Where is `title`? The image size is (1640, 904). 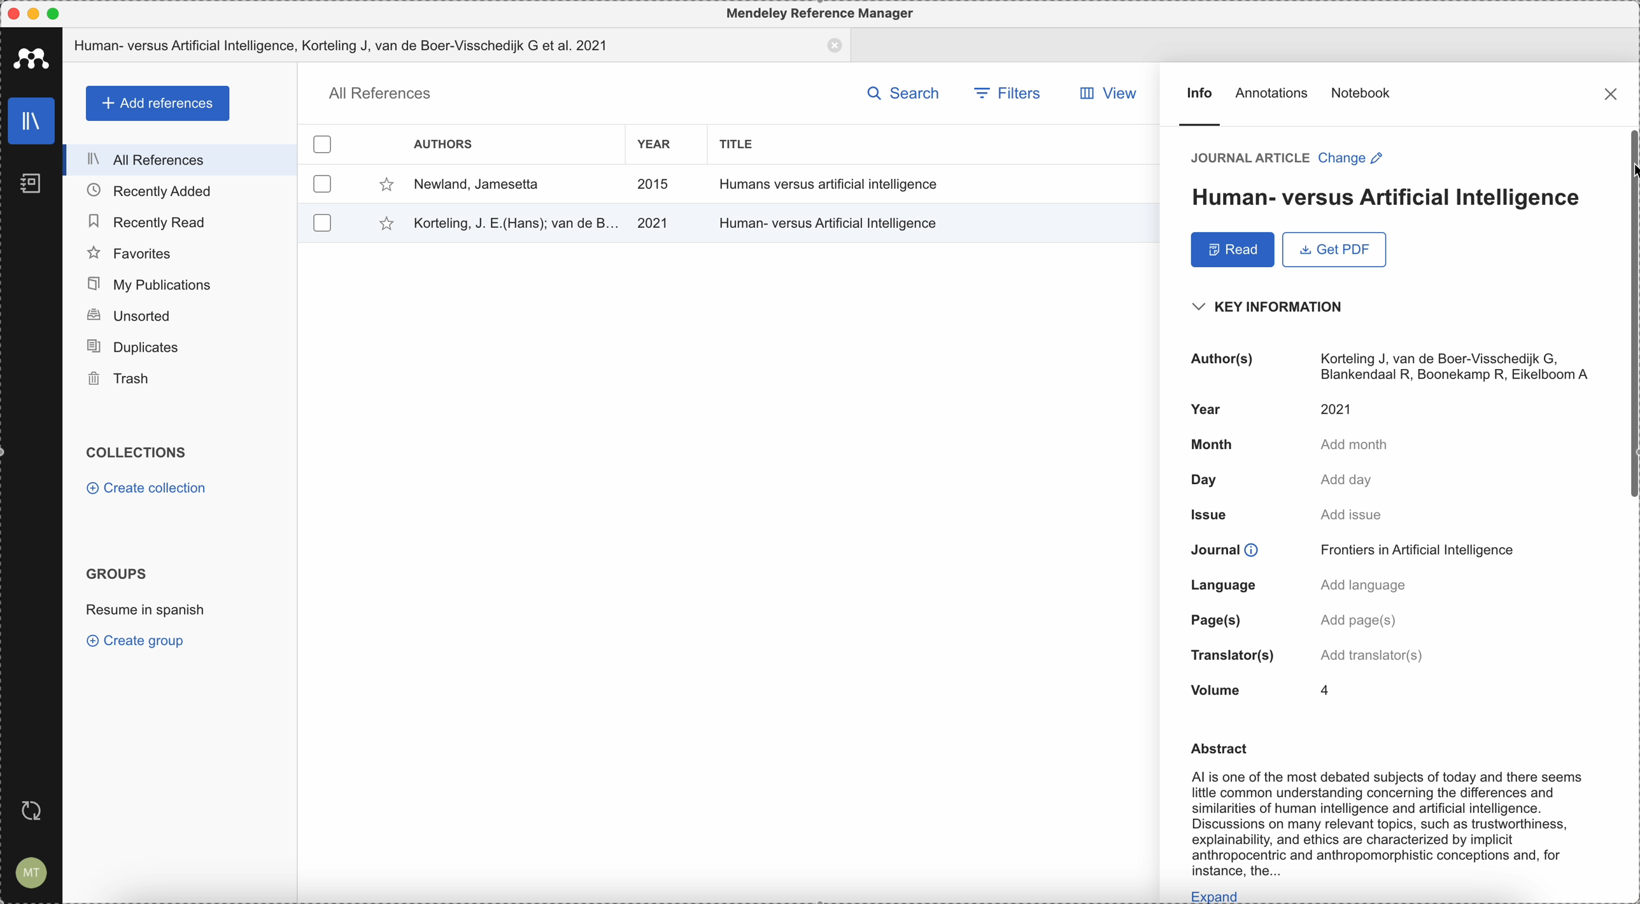 title is located at coordinates (742, 144).